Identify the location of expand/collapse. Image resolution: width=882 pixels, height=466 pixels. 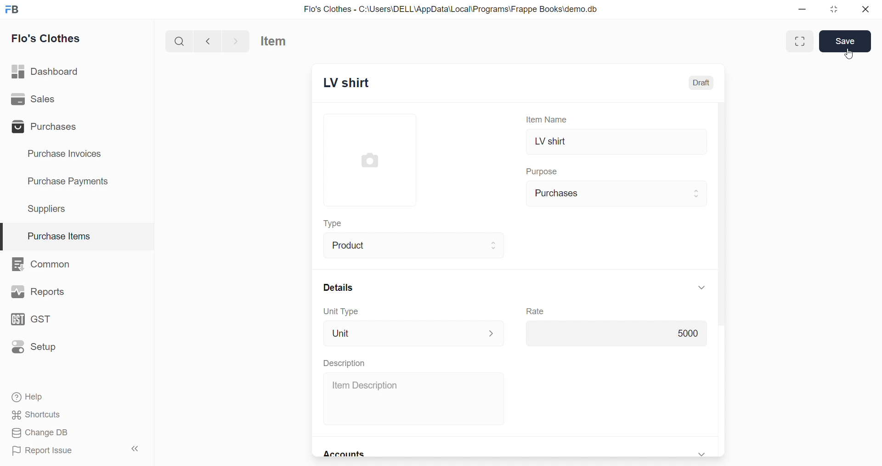
(703, 453).